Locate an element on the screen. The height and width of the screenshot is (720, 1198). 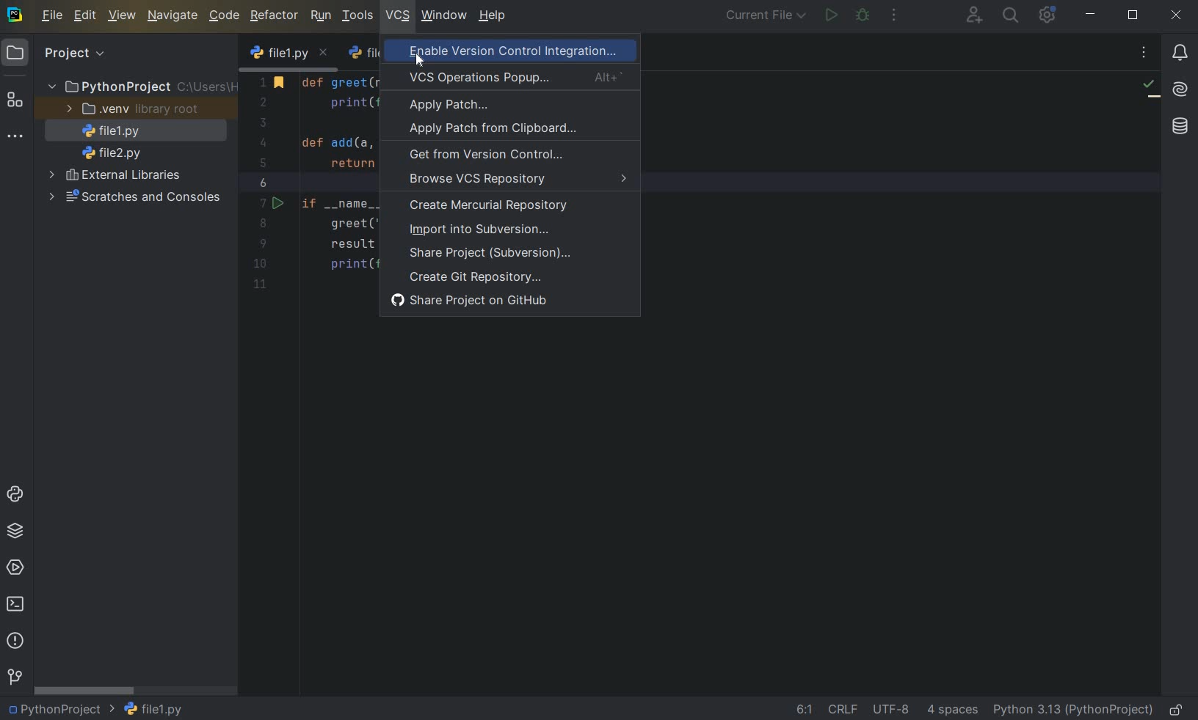
ide and projectsettings is located at coordinates (1047, 15).